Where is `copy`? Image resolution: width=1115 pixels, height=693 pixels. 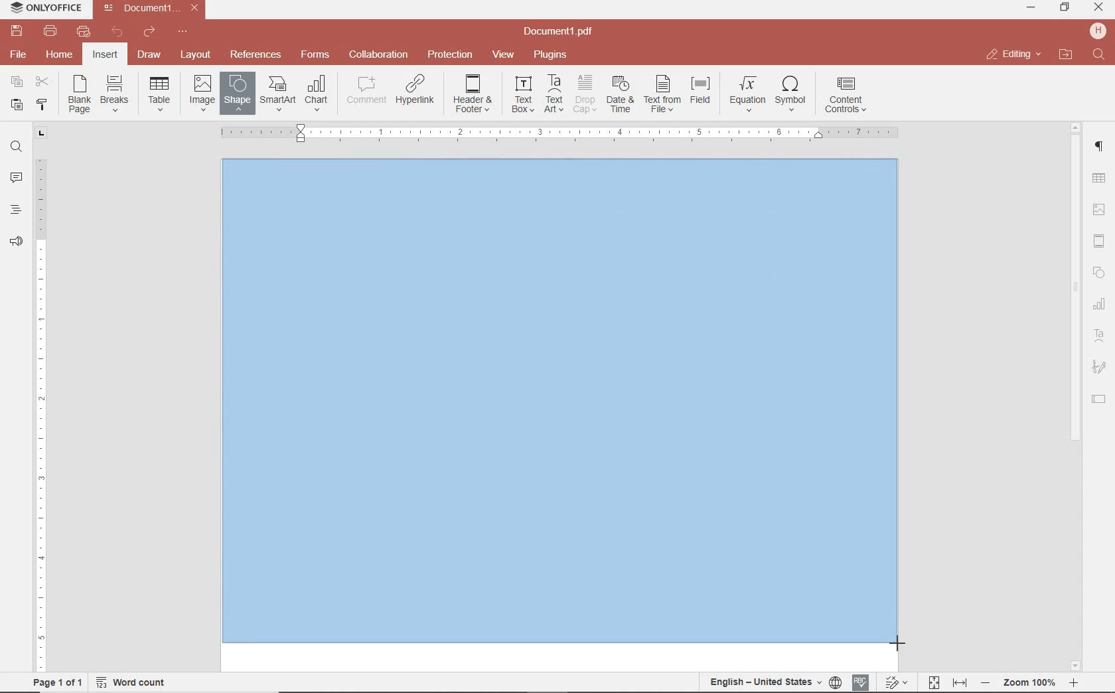 copy is located at coordinates (17, 83).